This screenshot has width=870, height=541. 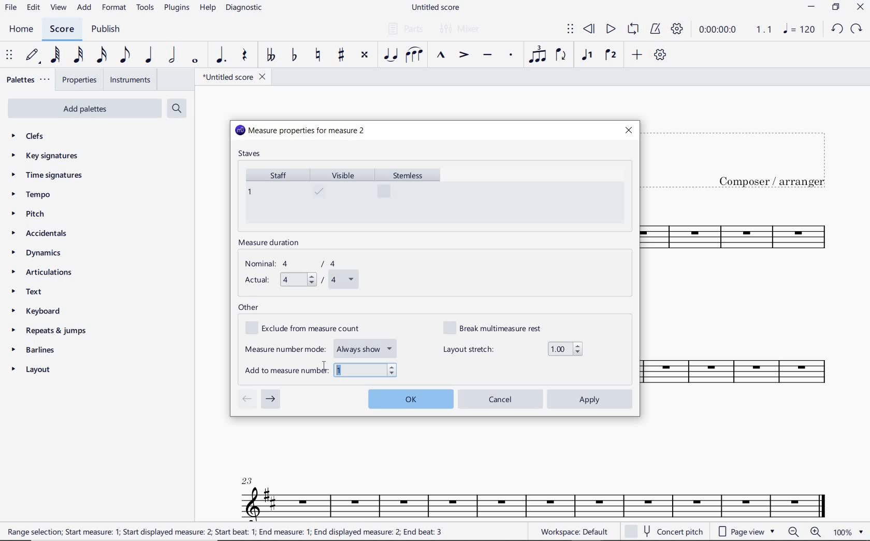 I want to click on page view, so click(x=745, y=531).